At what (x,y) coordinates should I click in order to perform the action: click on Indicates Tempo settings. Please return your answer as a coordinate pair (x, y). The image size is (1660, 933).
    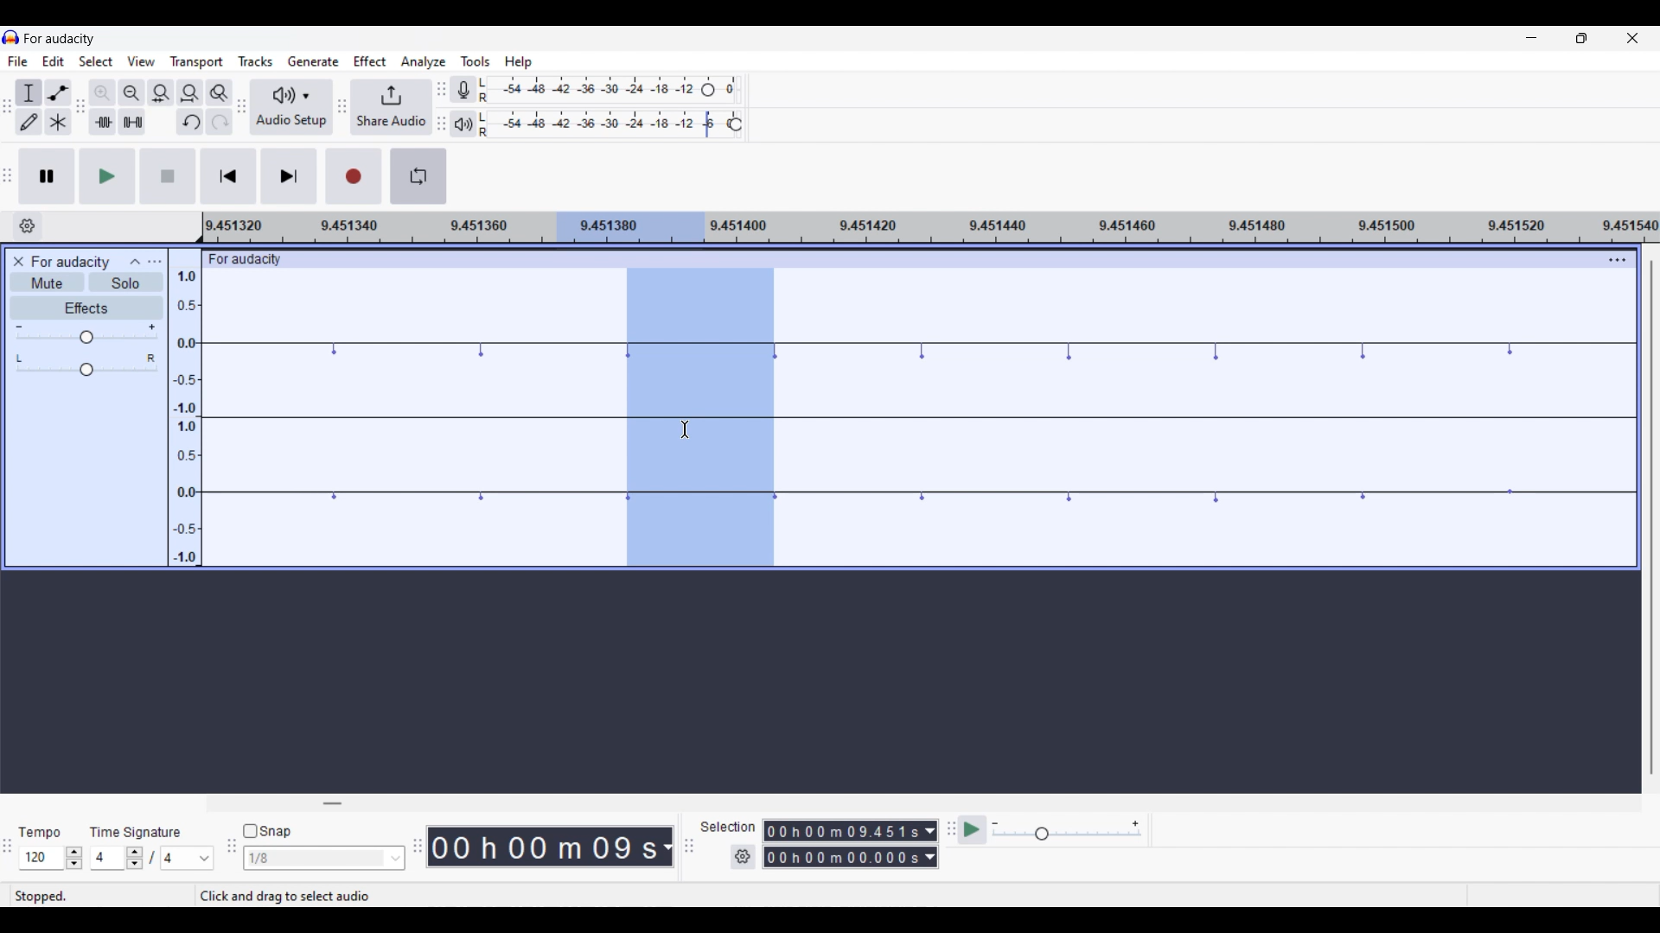
    Looking at the image, I should click on (39, 832).